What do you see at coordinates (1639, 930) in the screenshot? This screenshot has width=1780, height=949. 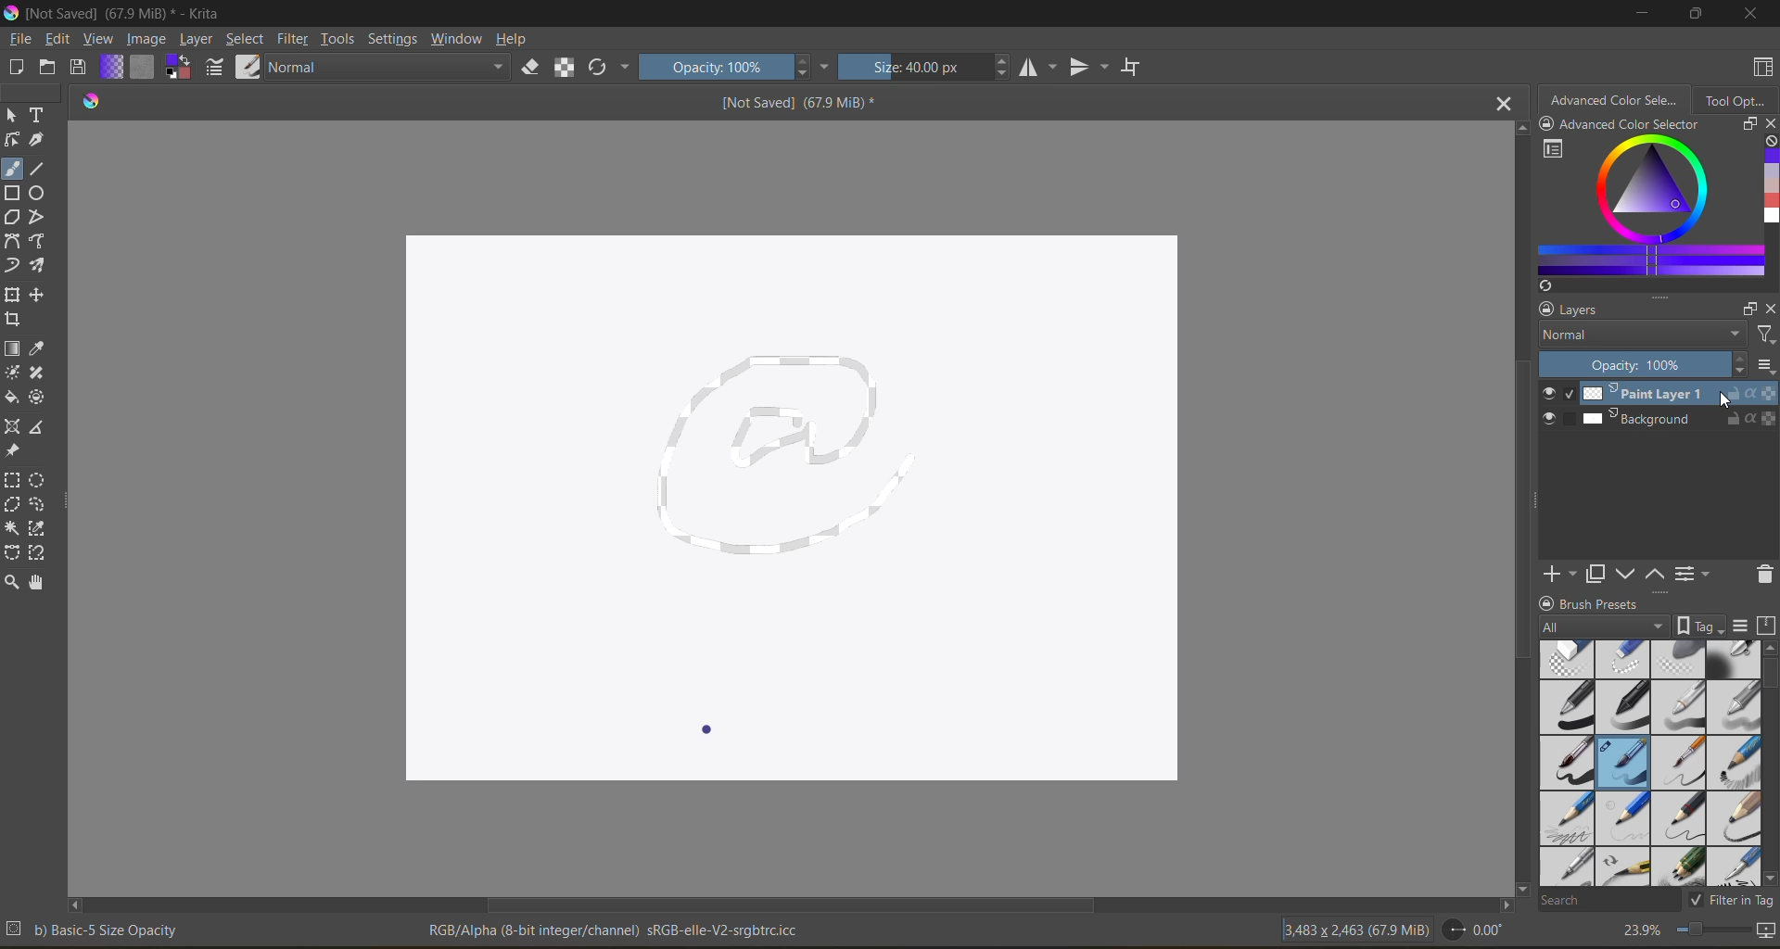 I see `zoom factor` at bounding box center [1639, 930].